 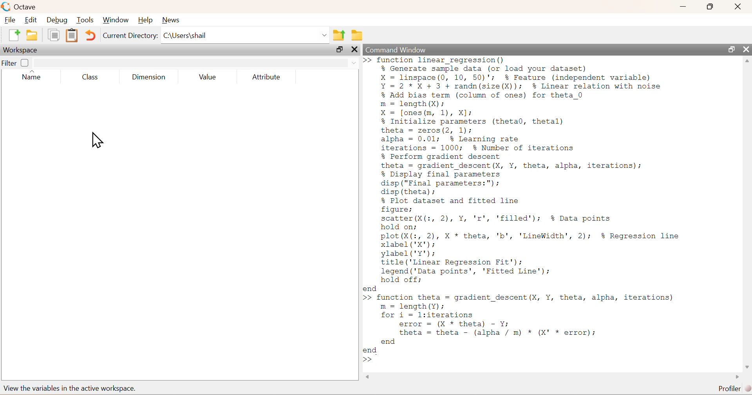 What do you see at coordinates (267, 77) in the screenshot?
I see `Attribute` at bounding box center [267, 77].